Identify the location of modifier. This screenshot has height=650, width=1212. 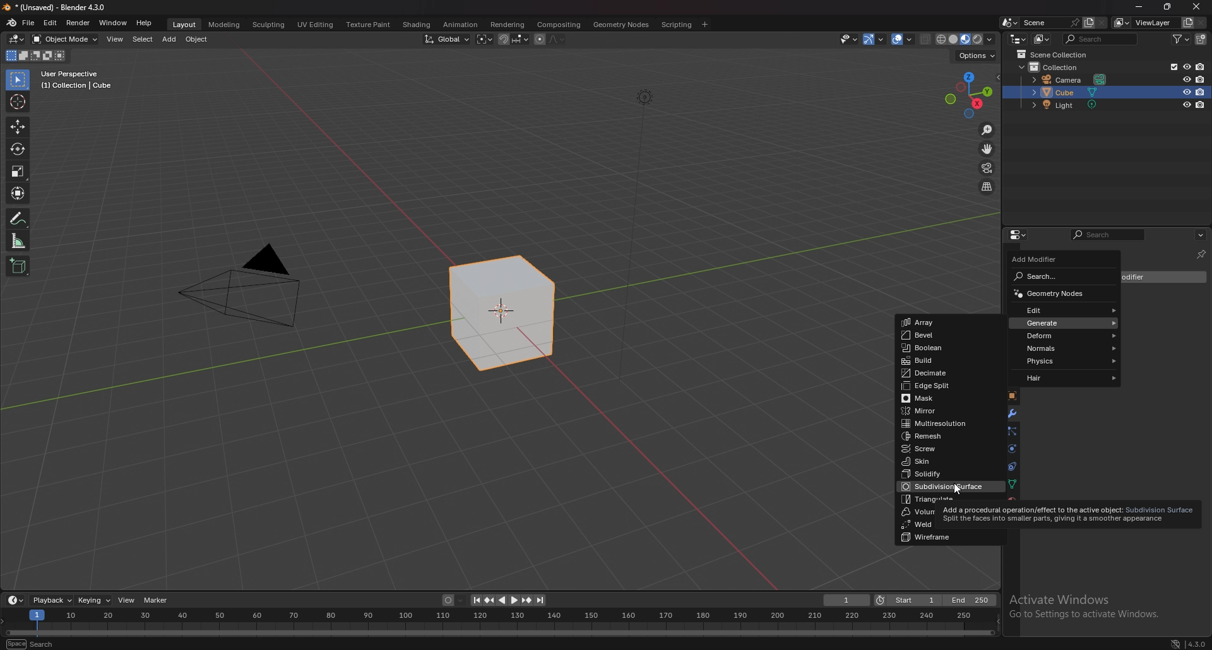
(1011, 414).